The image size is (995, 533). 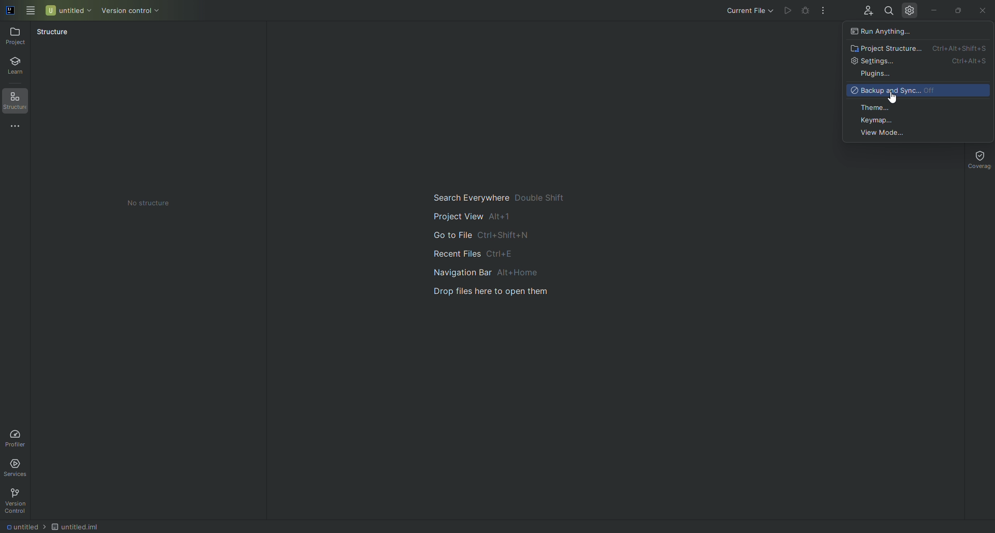 What do you see at coordinates (982, 11) in the screenshot?
I see `Close` at bounding box center [982, 11].